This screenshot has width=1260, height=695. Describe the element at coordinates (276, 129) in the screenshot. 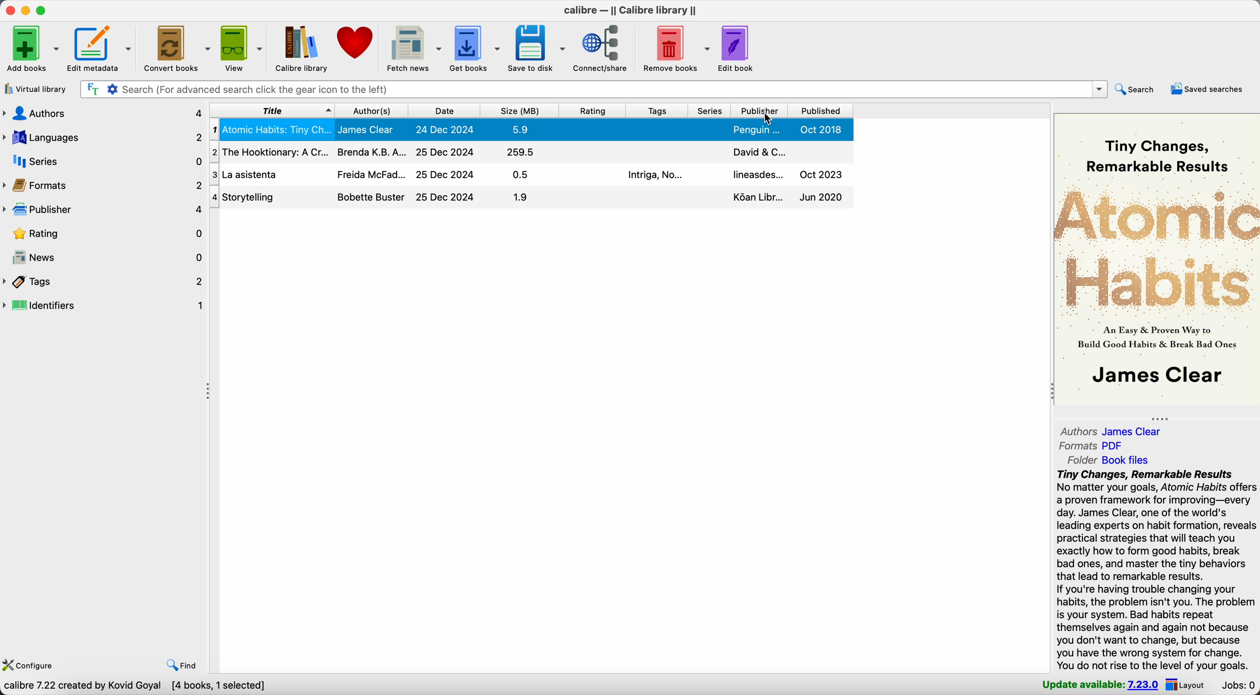

I see `atomic habits: tiny ch...` at that location.